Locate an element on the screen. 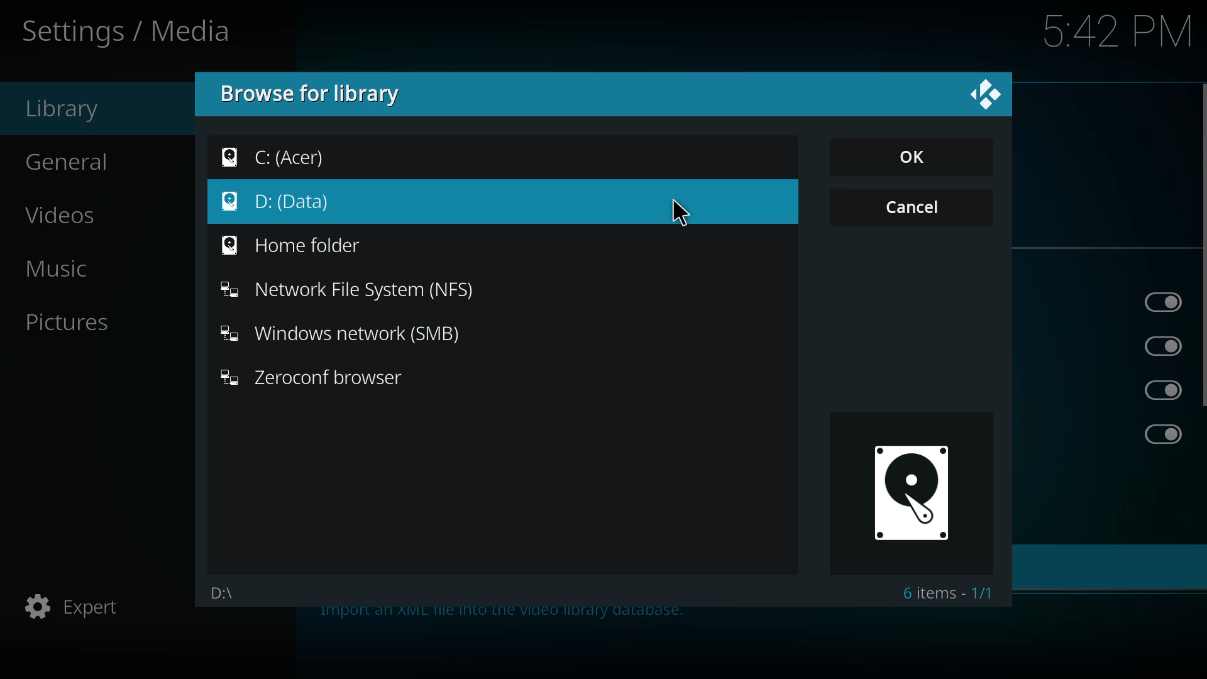 Image resolution: width=1207 pixels, height=679 pixels. cursor is located at coordinates (685, 212).